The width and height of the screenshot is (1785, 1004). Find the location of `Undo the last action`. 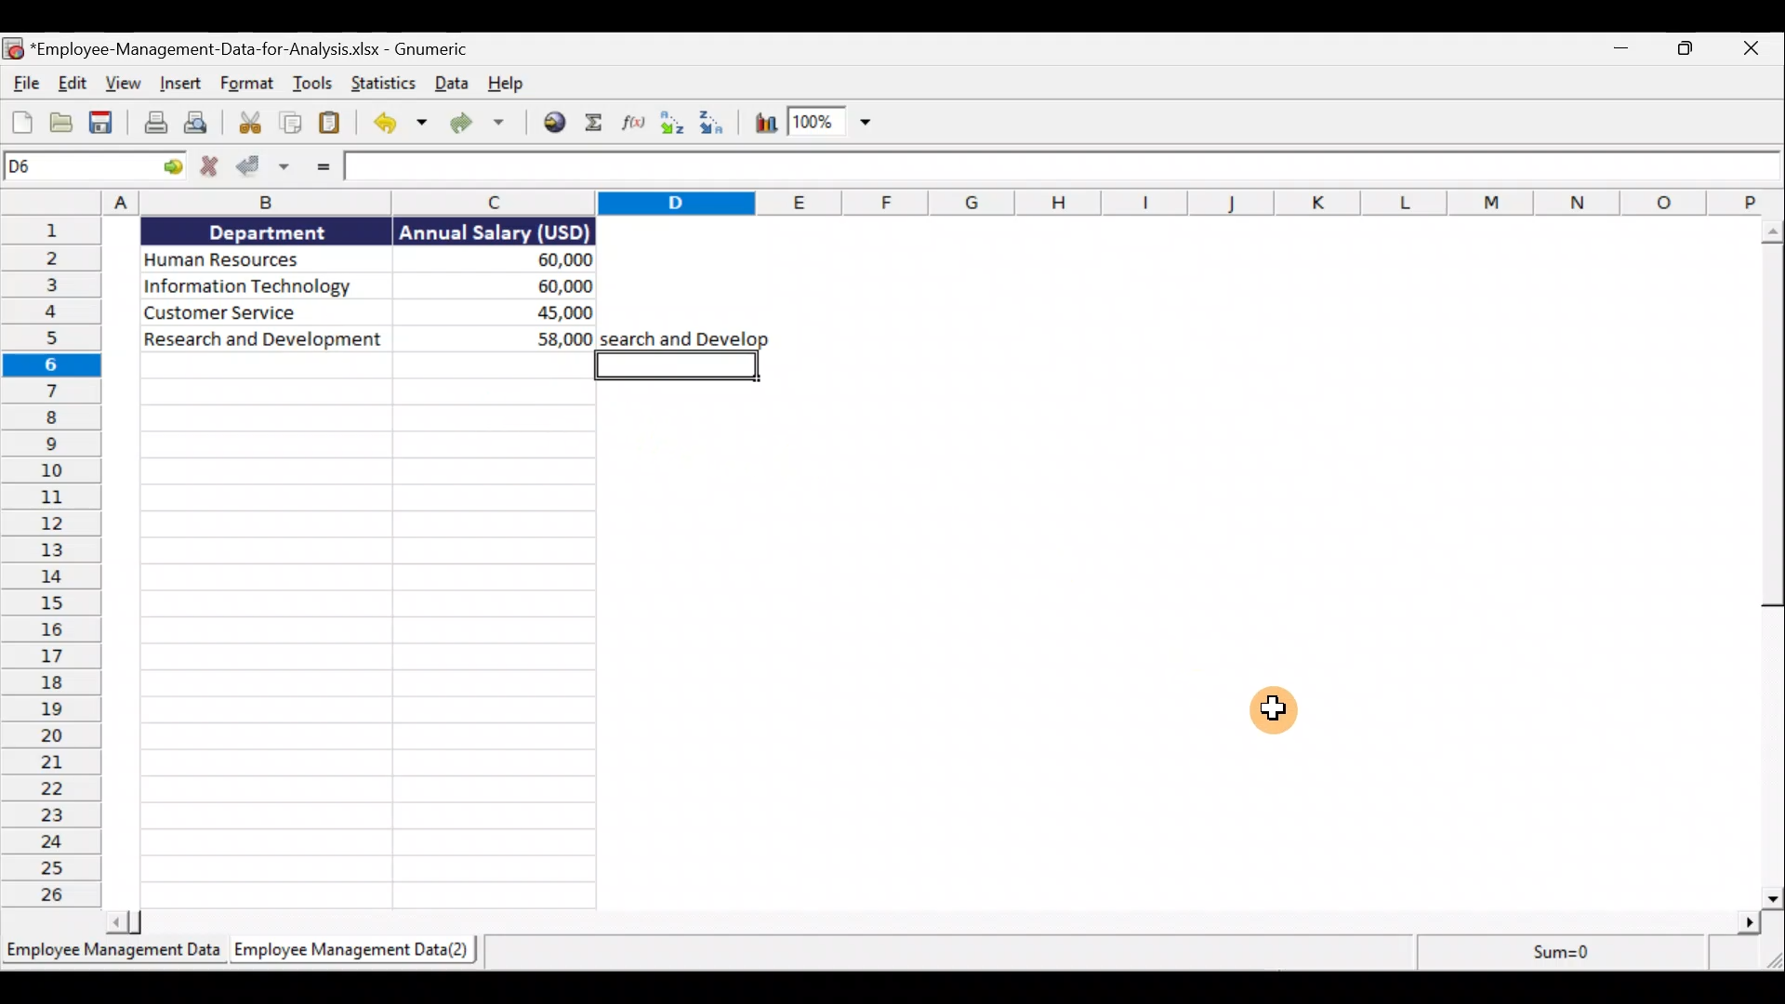

Undo the last action is located at coordinates (397, 123).